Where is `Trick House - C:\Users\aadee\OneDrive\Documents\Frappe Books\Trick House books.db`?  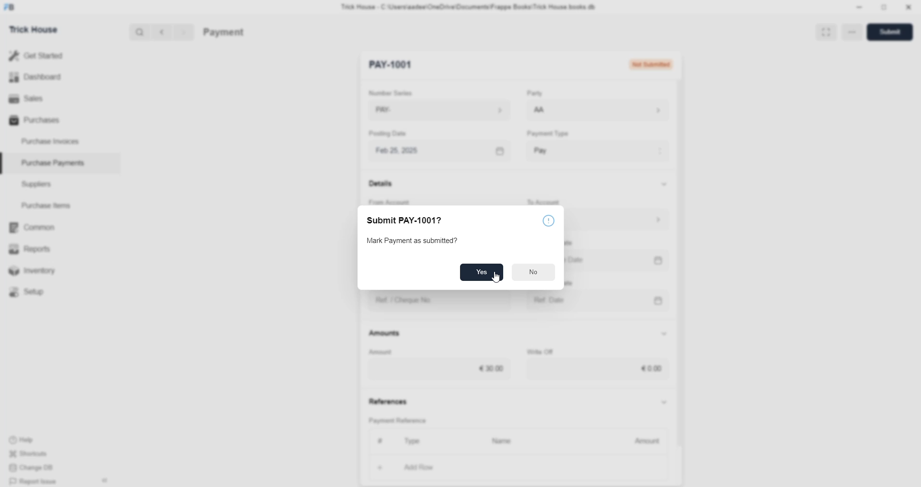
Trick House - C:\Users\aadee\OneDrive\Documents\Frappe Books\Trick House books.db is located at coordinates (470, 7).